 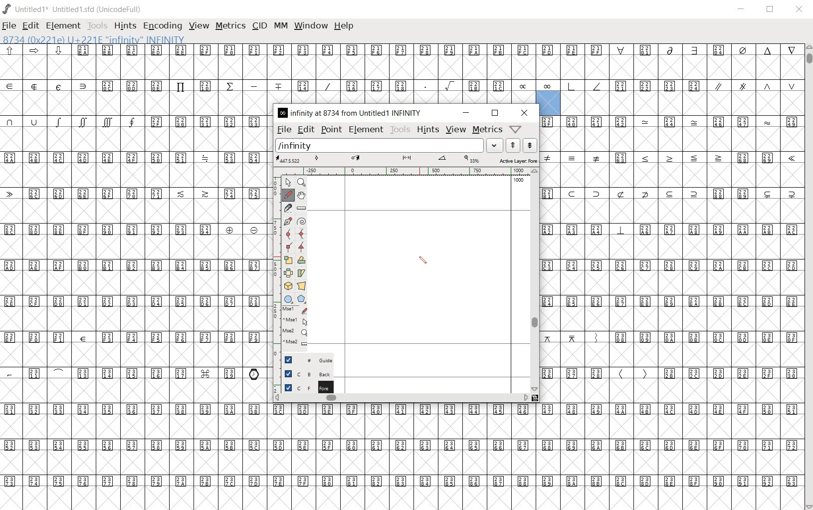 I want to click on Unicode code points, so click(x=402, y=409).